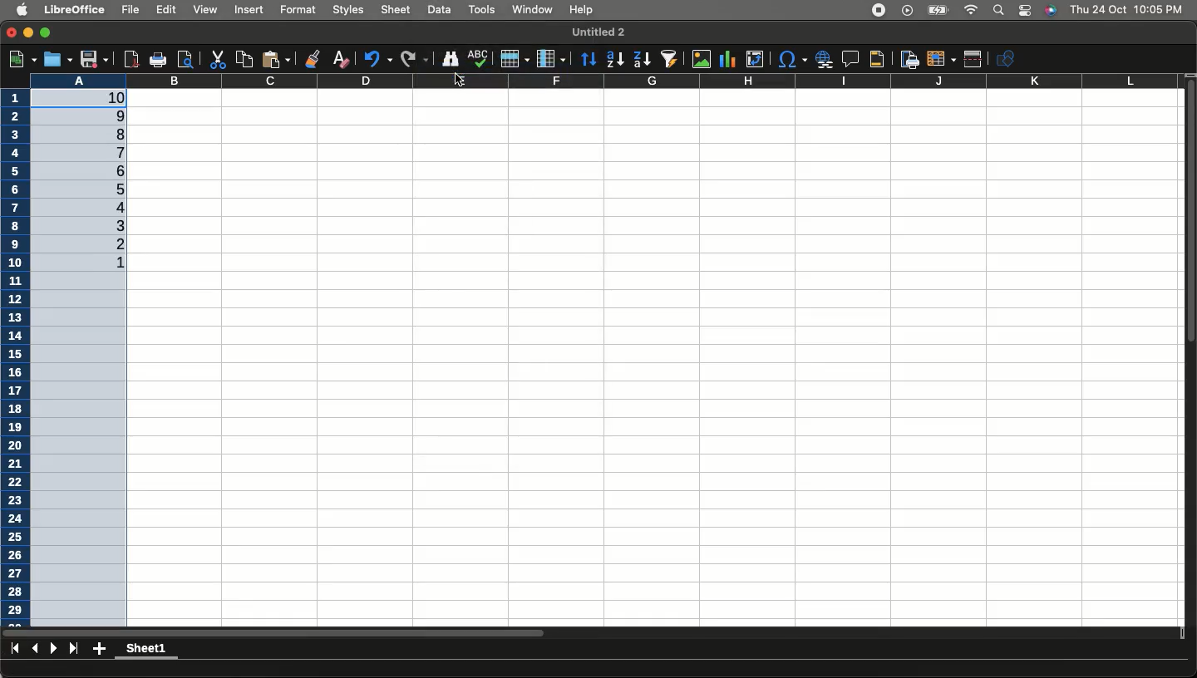 The height and width of the screenshot is (678, 1197). What do you see at coordinates (451, 59) in the screenshot?
I see `Find and replace` at bounding box center [451, 59].